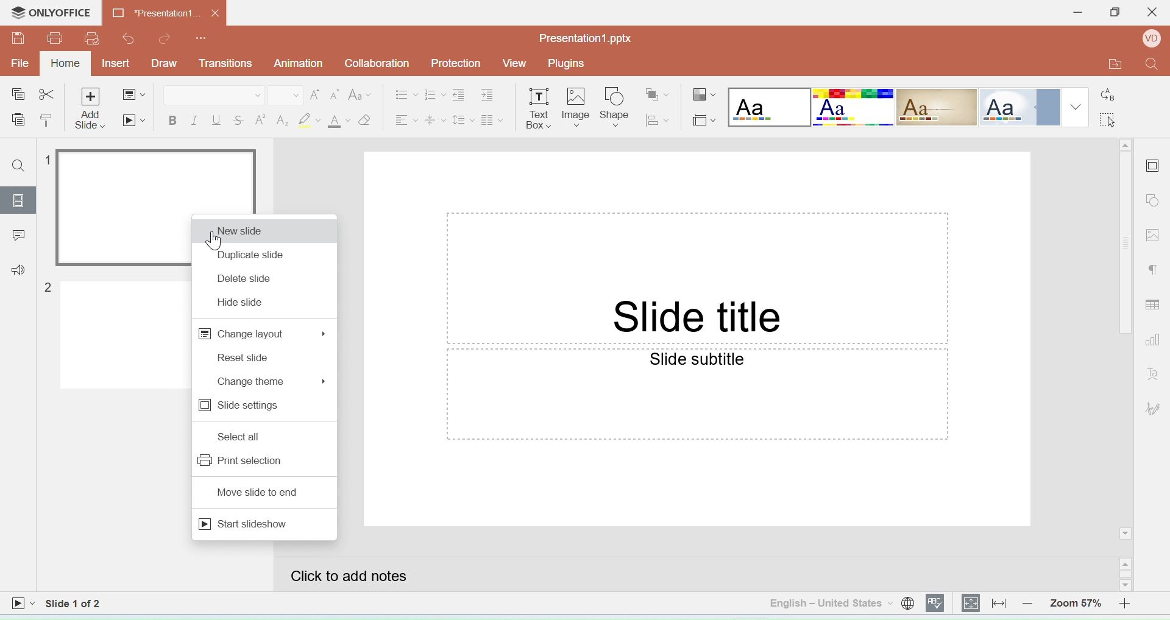 The image size is (1170, 620). I want to click on Plugins, so click(570, 63).